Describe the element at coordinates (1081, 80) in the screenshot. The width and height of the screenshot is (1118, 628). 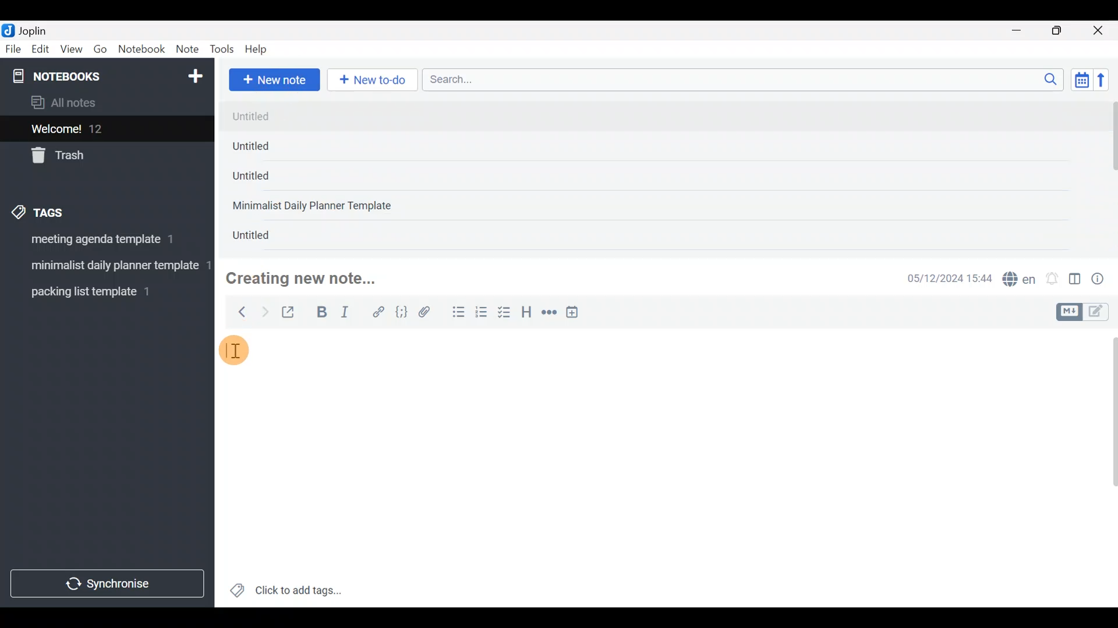
I see `Toggle sort order` at that location.